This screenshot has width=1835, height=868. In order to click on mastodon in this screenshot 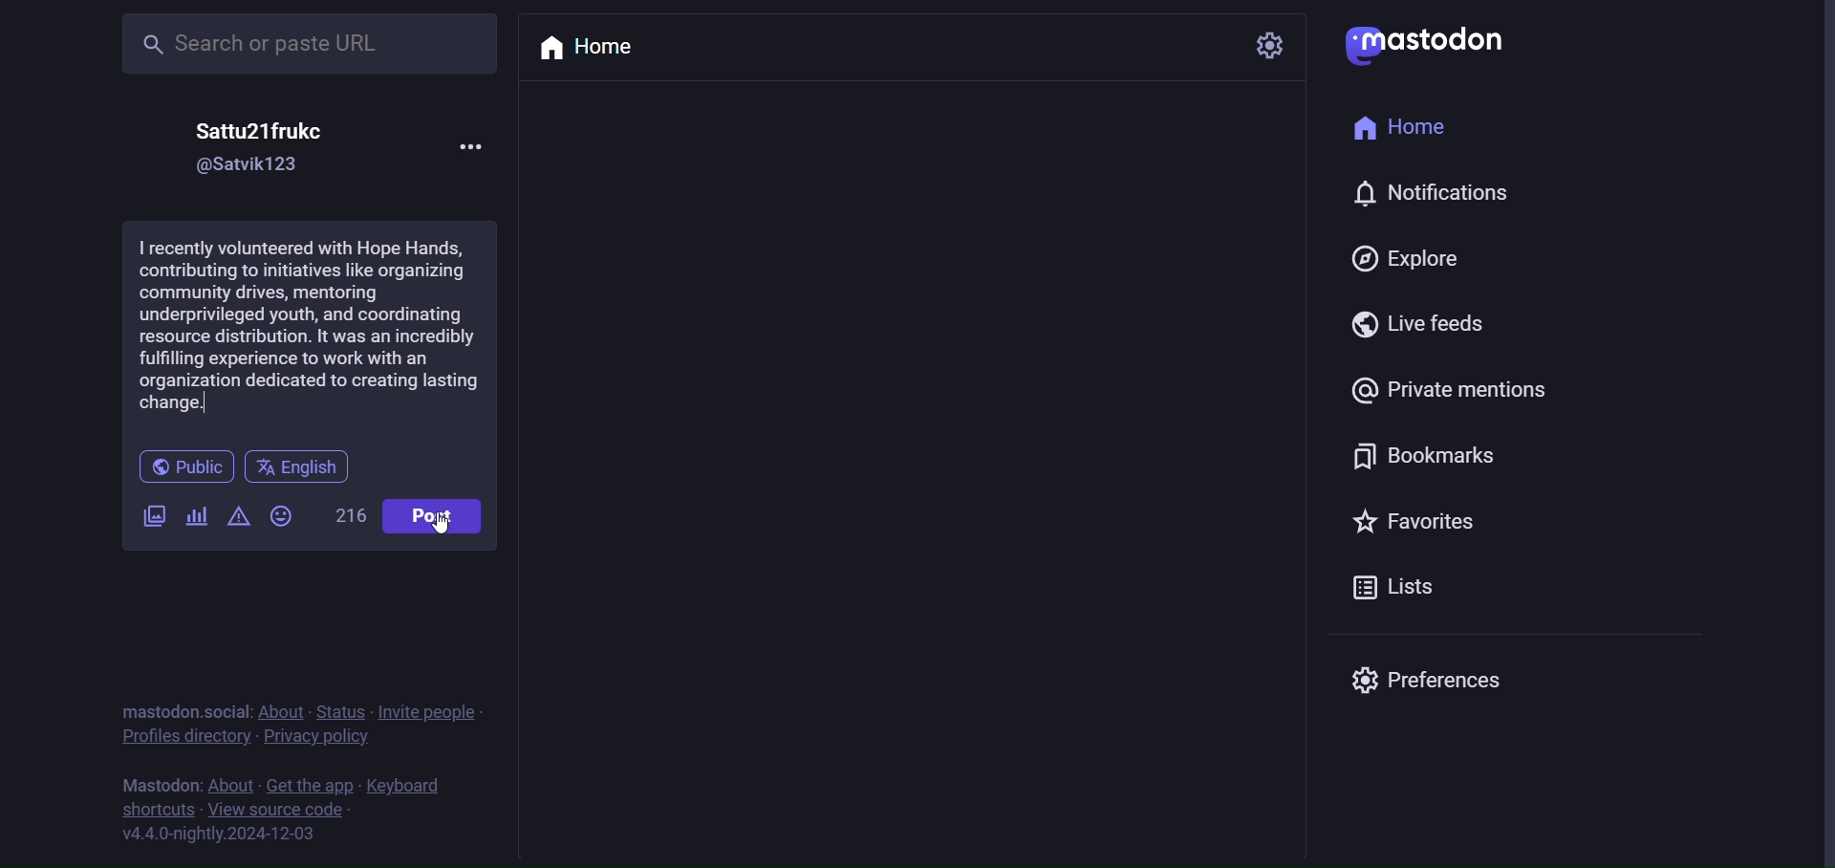, I will do `click(1437, 44)`.